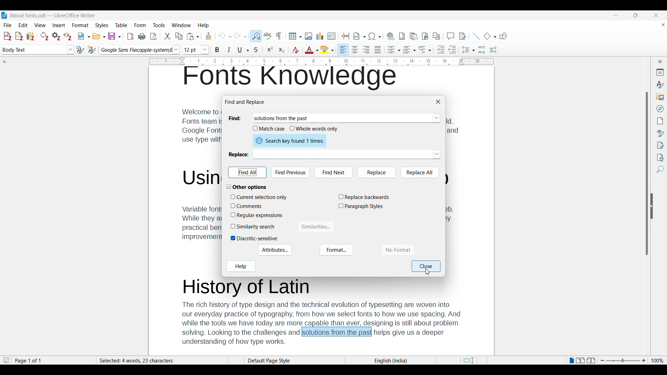 The width and height of the screenshot is (667, 375). What do you see at coordinates (205, 50) in the screenshot?
I see `Text size options` at bounding box center [205, 50].